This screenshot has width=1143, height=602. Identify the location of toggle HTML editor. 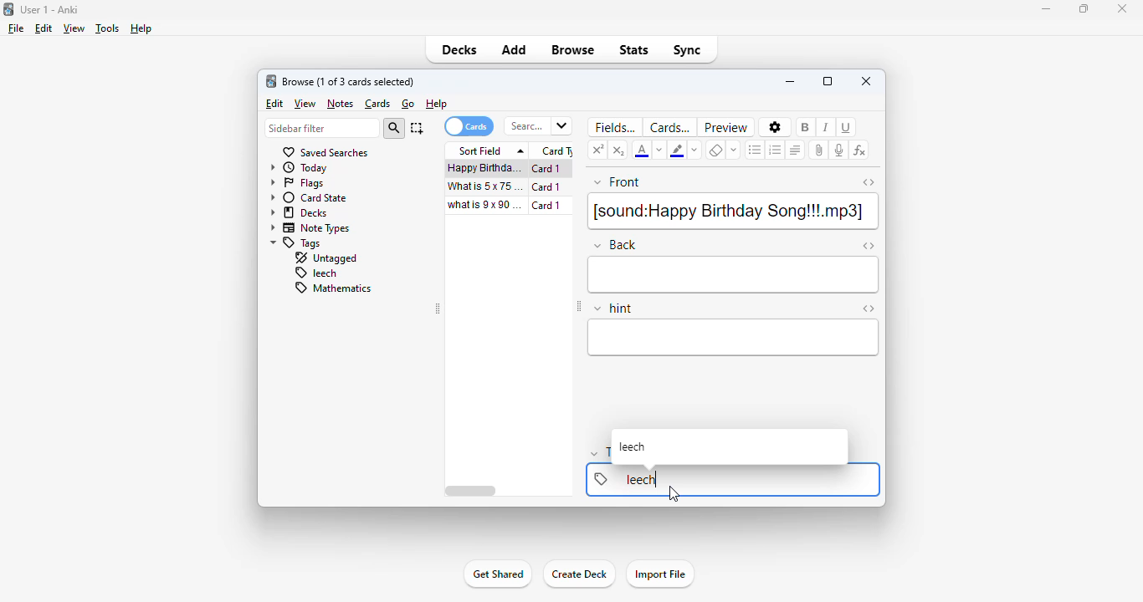
(869, 247).